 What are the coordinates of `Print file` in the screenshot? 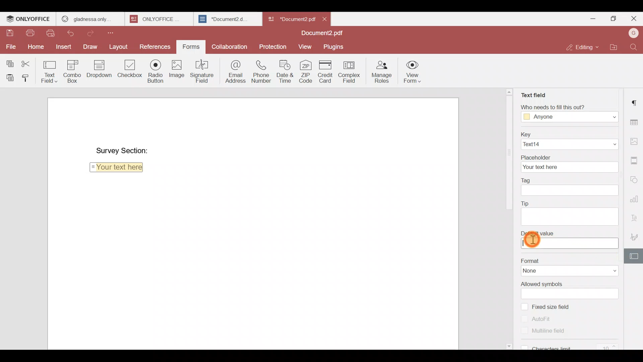 It's located at (28, 32).